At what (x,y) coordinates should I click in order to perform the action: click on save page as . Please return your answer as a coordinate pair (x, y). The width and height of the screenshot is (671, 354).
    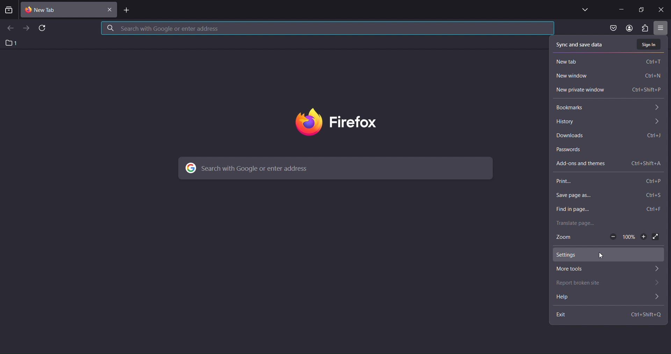
    Looking at the image, I should click on (605, 196).